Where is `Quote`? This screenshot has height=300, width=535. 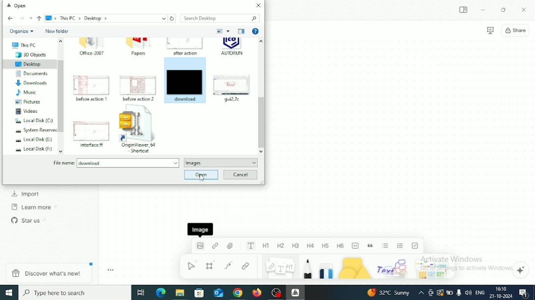 Quote is located at coordinates (371, 246).